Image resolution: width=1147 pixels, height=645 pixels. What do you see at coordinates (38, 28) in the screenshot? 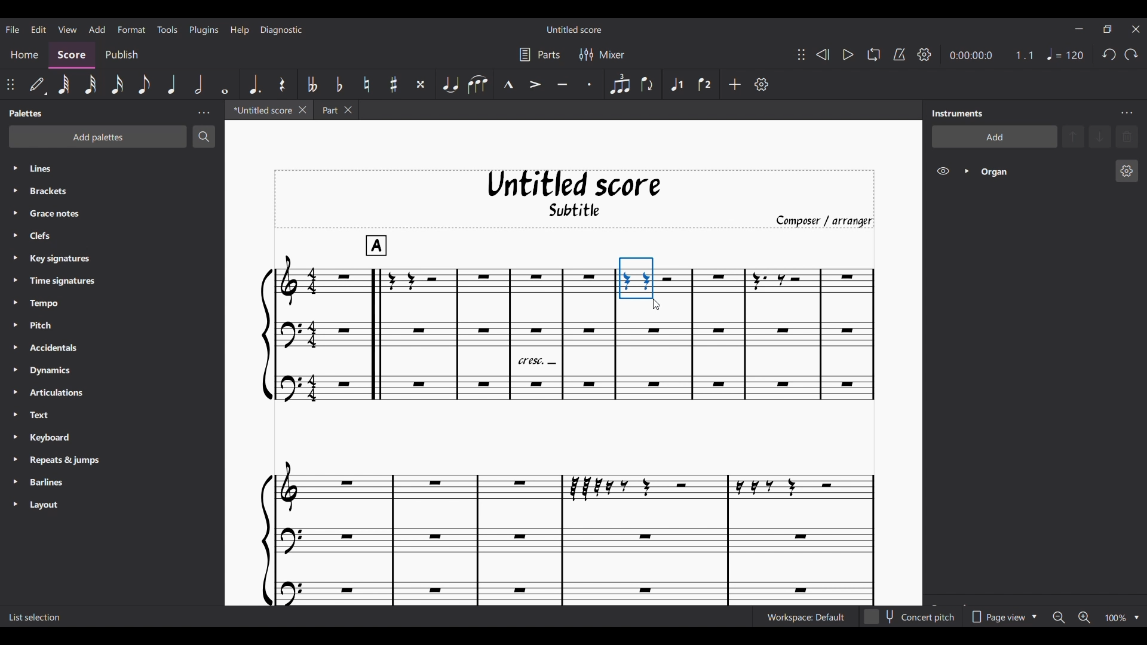
I see `Edit menu` at bounding box center [38, 28].